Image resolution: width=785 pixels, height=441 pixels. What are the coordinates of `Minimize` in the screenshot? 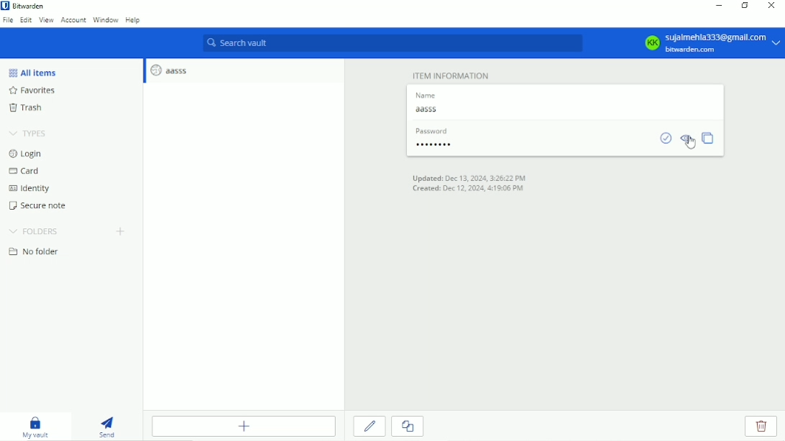 It's located at (720, 6).